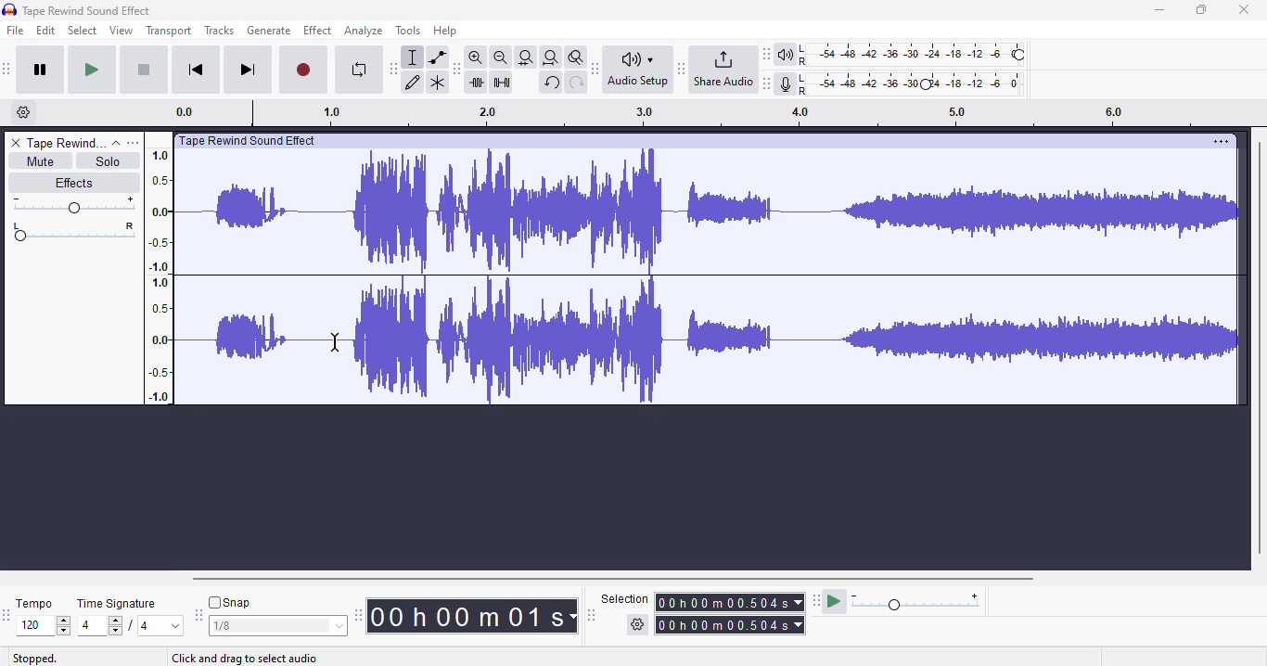 The height and width of the screenshot is (666, 1267). What do you see at coordinates (303, 70) in the screenshot?
I see `record` at bounding box center [303, 70].